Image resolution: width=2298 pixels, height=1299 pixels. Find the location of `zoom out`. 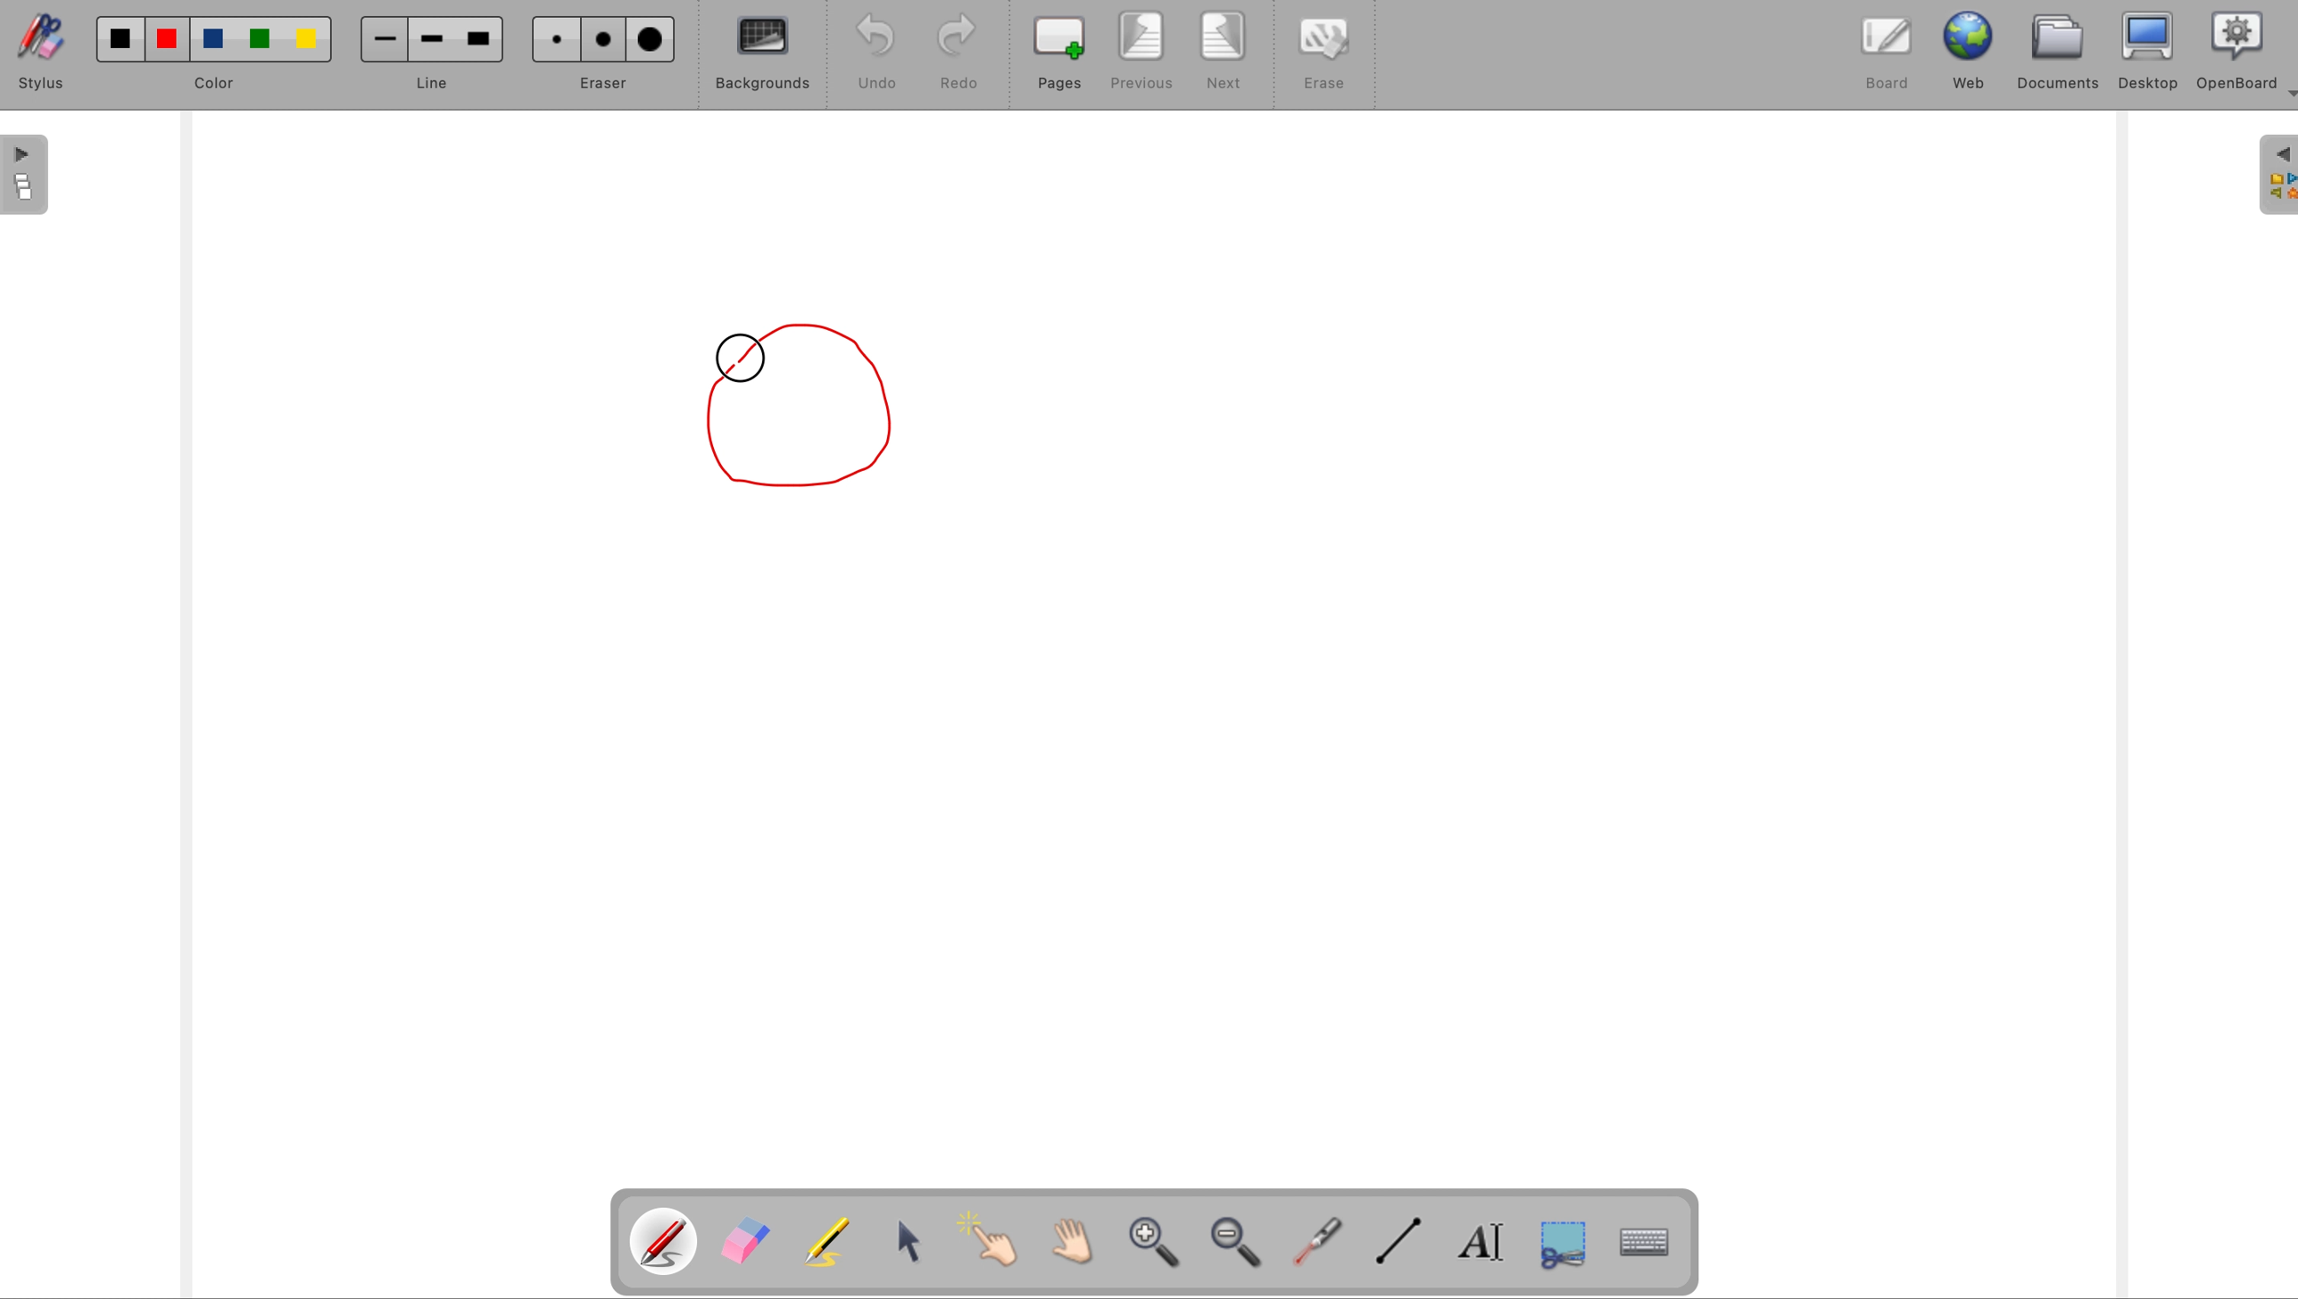

zoom out is located at coordinates (1242, 1245).